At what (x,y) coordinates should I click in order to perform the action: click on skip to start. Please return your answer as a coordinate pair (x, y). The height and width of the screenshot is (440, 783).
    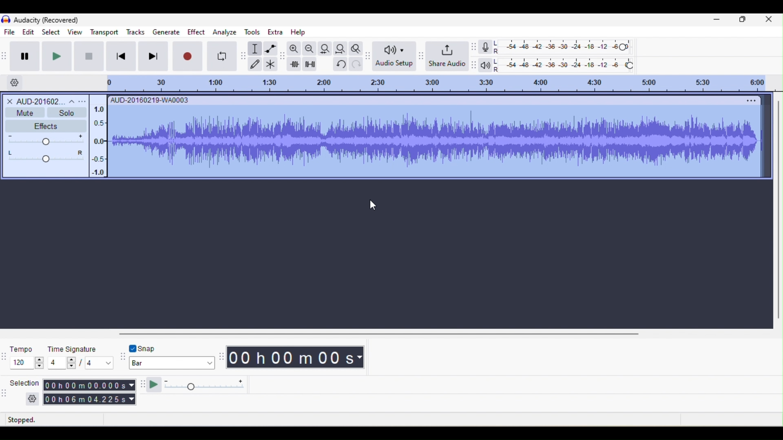
    Looking at the image, I should click on (122, 57).